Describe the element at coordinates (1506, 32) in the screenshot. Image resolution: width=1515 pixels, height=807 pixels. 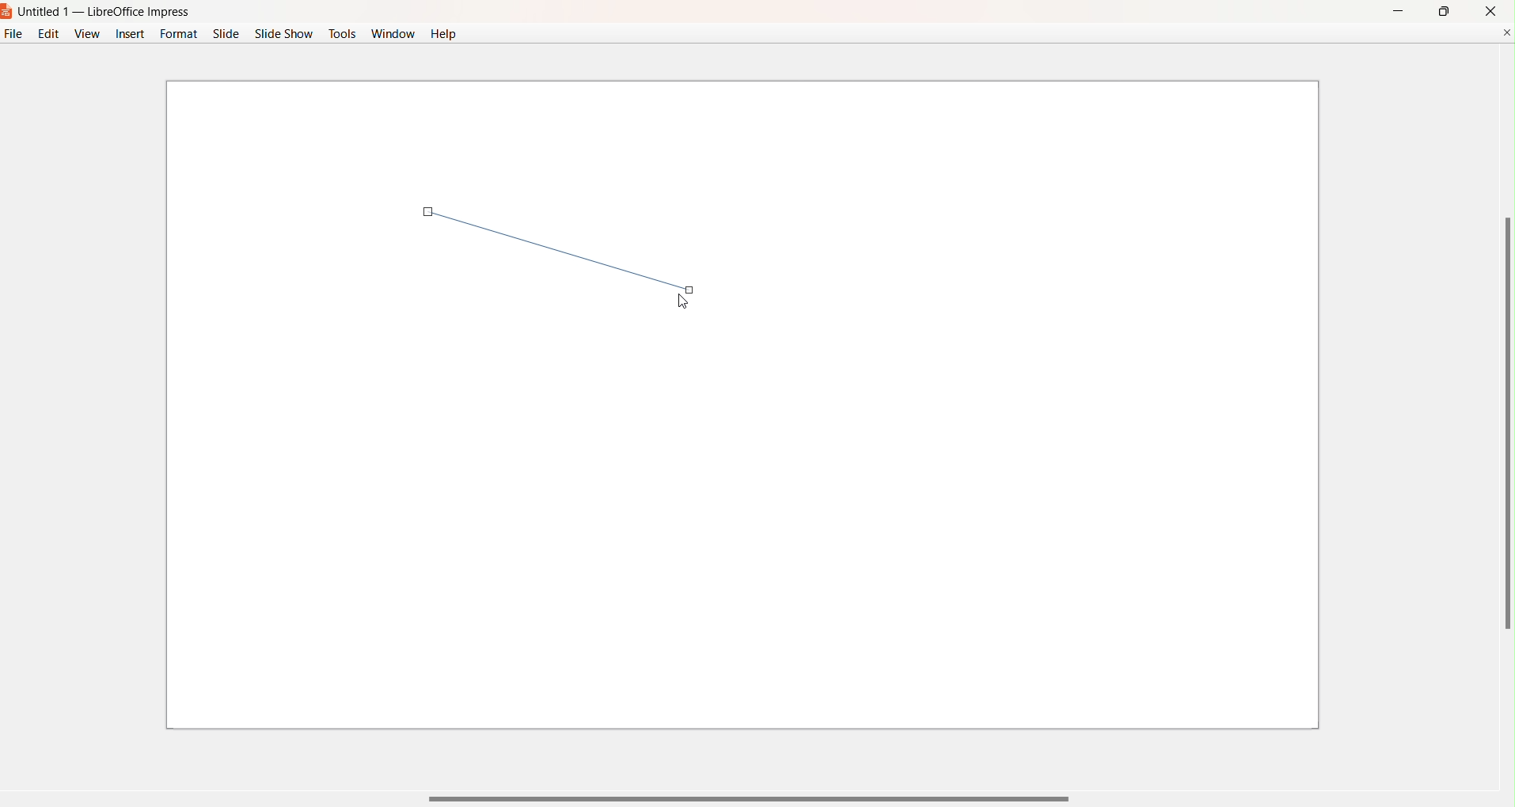
I see `Close Document` at that location.